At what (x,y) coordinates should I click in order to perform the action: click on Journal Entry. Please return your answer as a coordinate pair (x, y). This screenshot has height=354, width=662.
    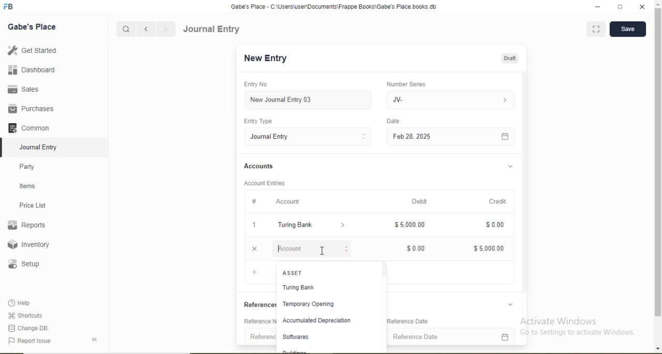
    Looking at the image, I should click on (212, 29).